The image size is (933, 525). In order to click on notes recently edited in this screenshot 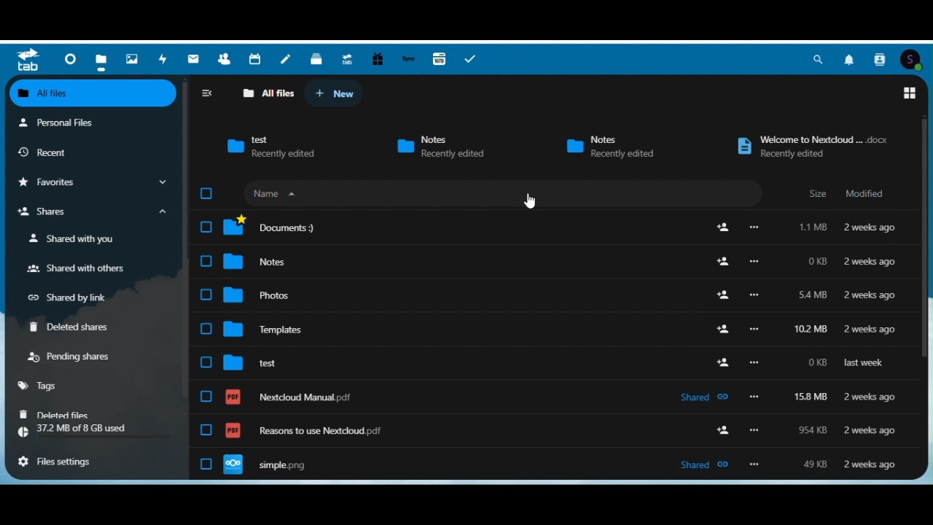, I will do `click(610, 144)`.